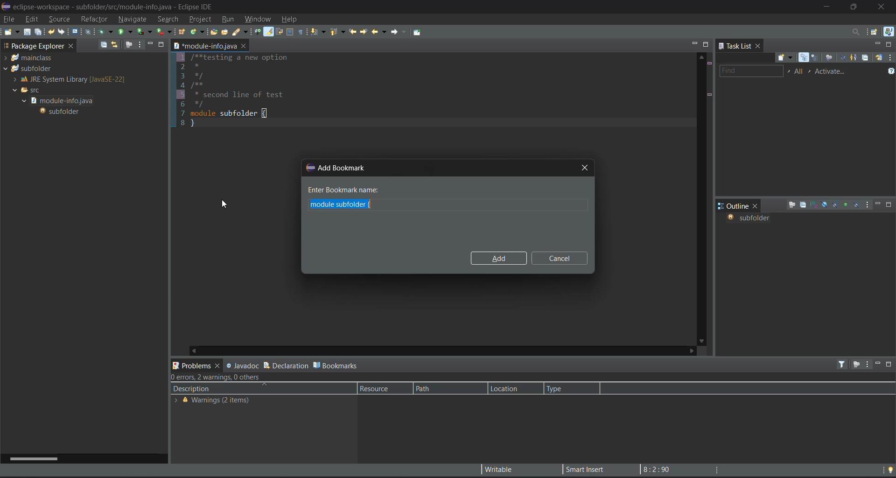 Image resolution: width=896 pixels, height=478 pixels. I want to click on search, so click(168, 19).